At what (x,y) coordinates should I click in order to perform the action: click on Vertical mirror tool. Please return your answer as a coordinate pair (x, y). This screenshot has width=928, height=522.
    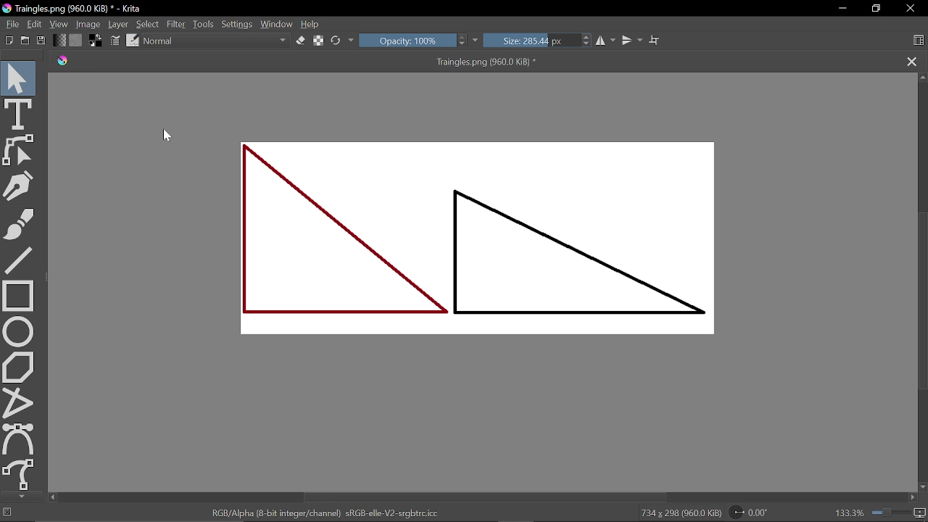
    Looking at the image, I should click on (633, 41).